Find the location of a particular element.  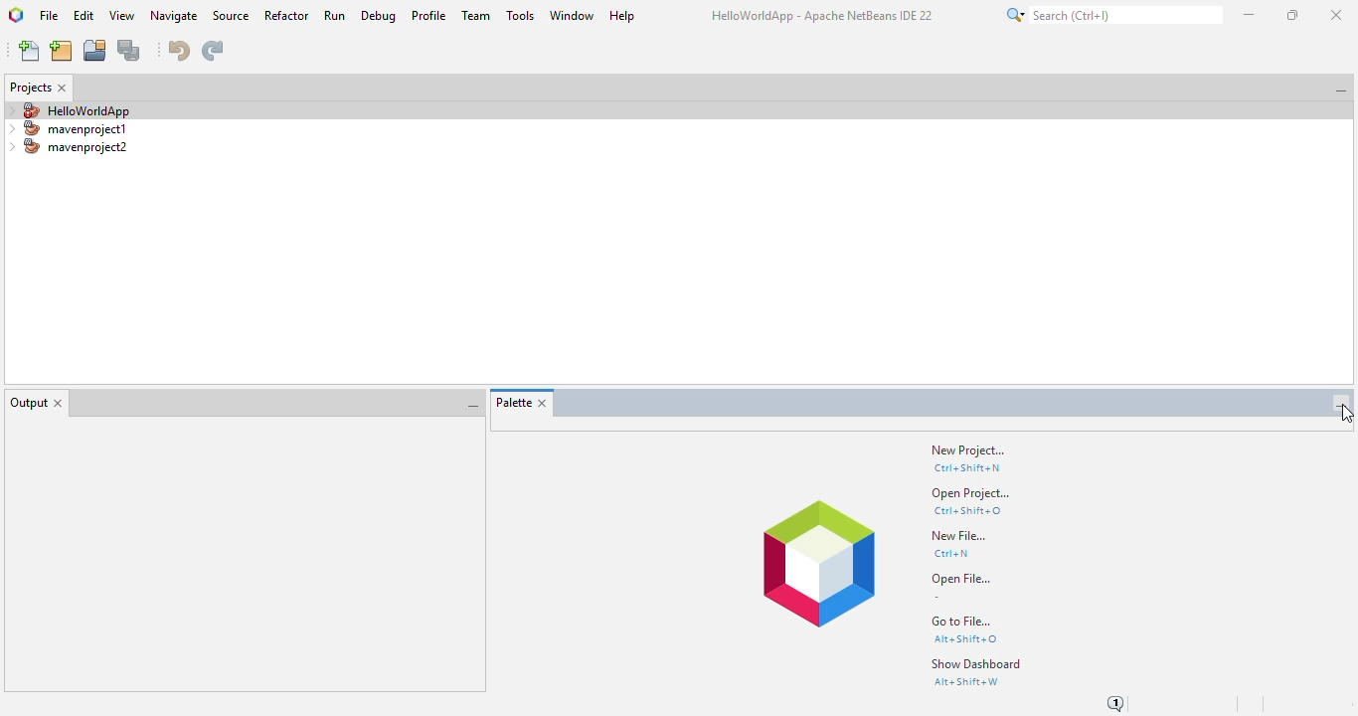

search is located at coordinates (1112, 15).